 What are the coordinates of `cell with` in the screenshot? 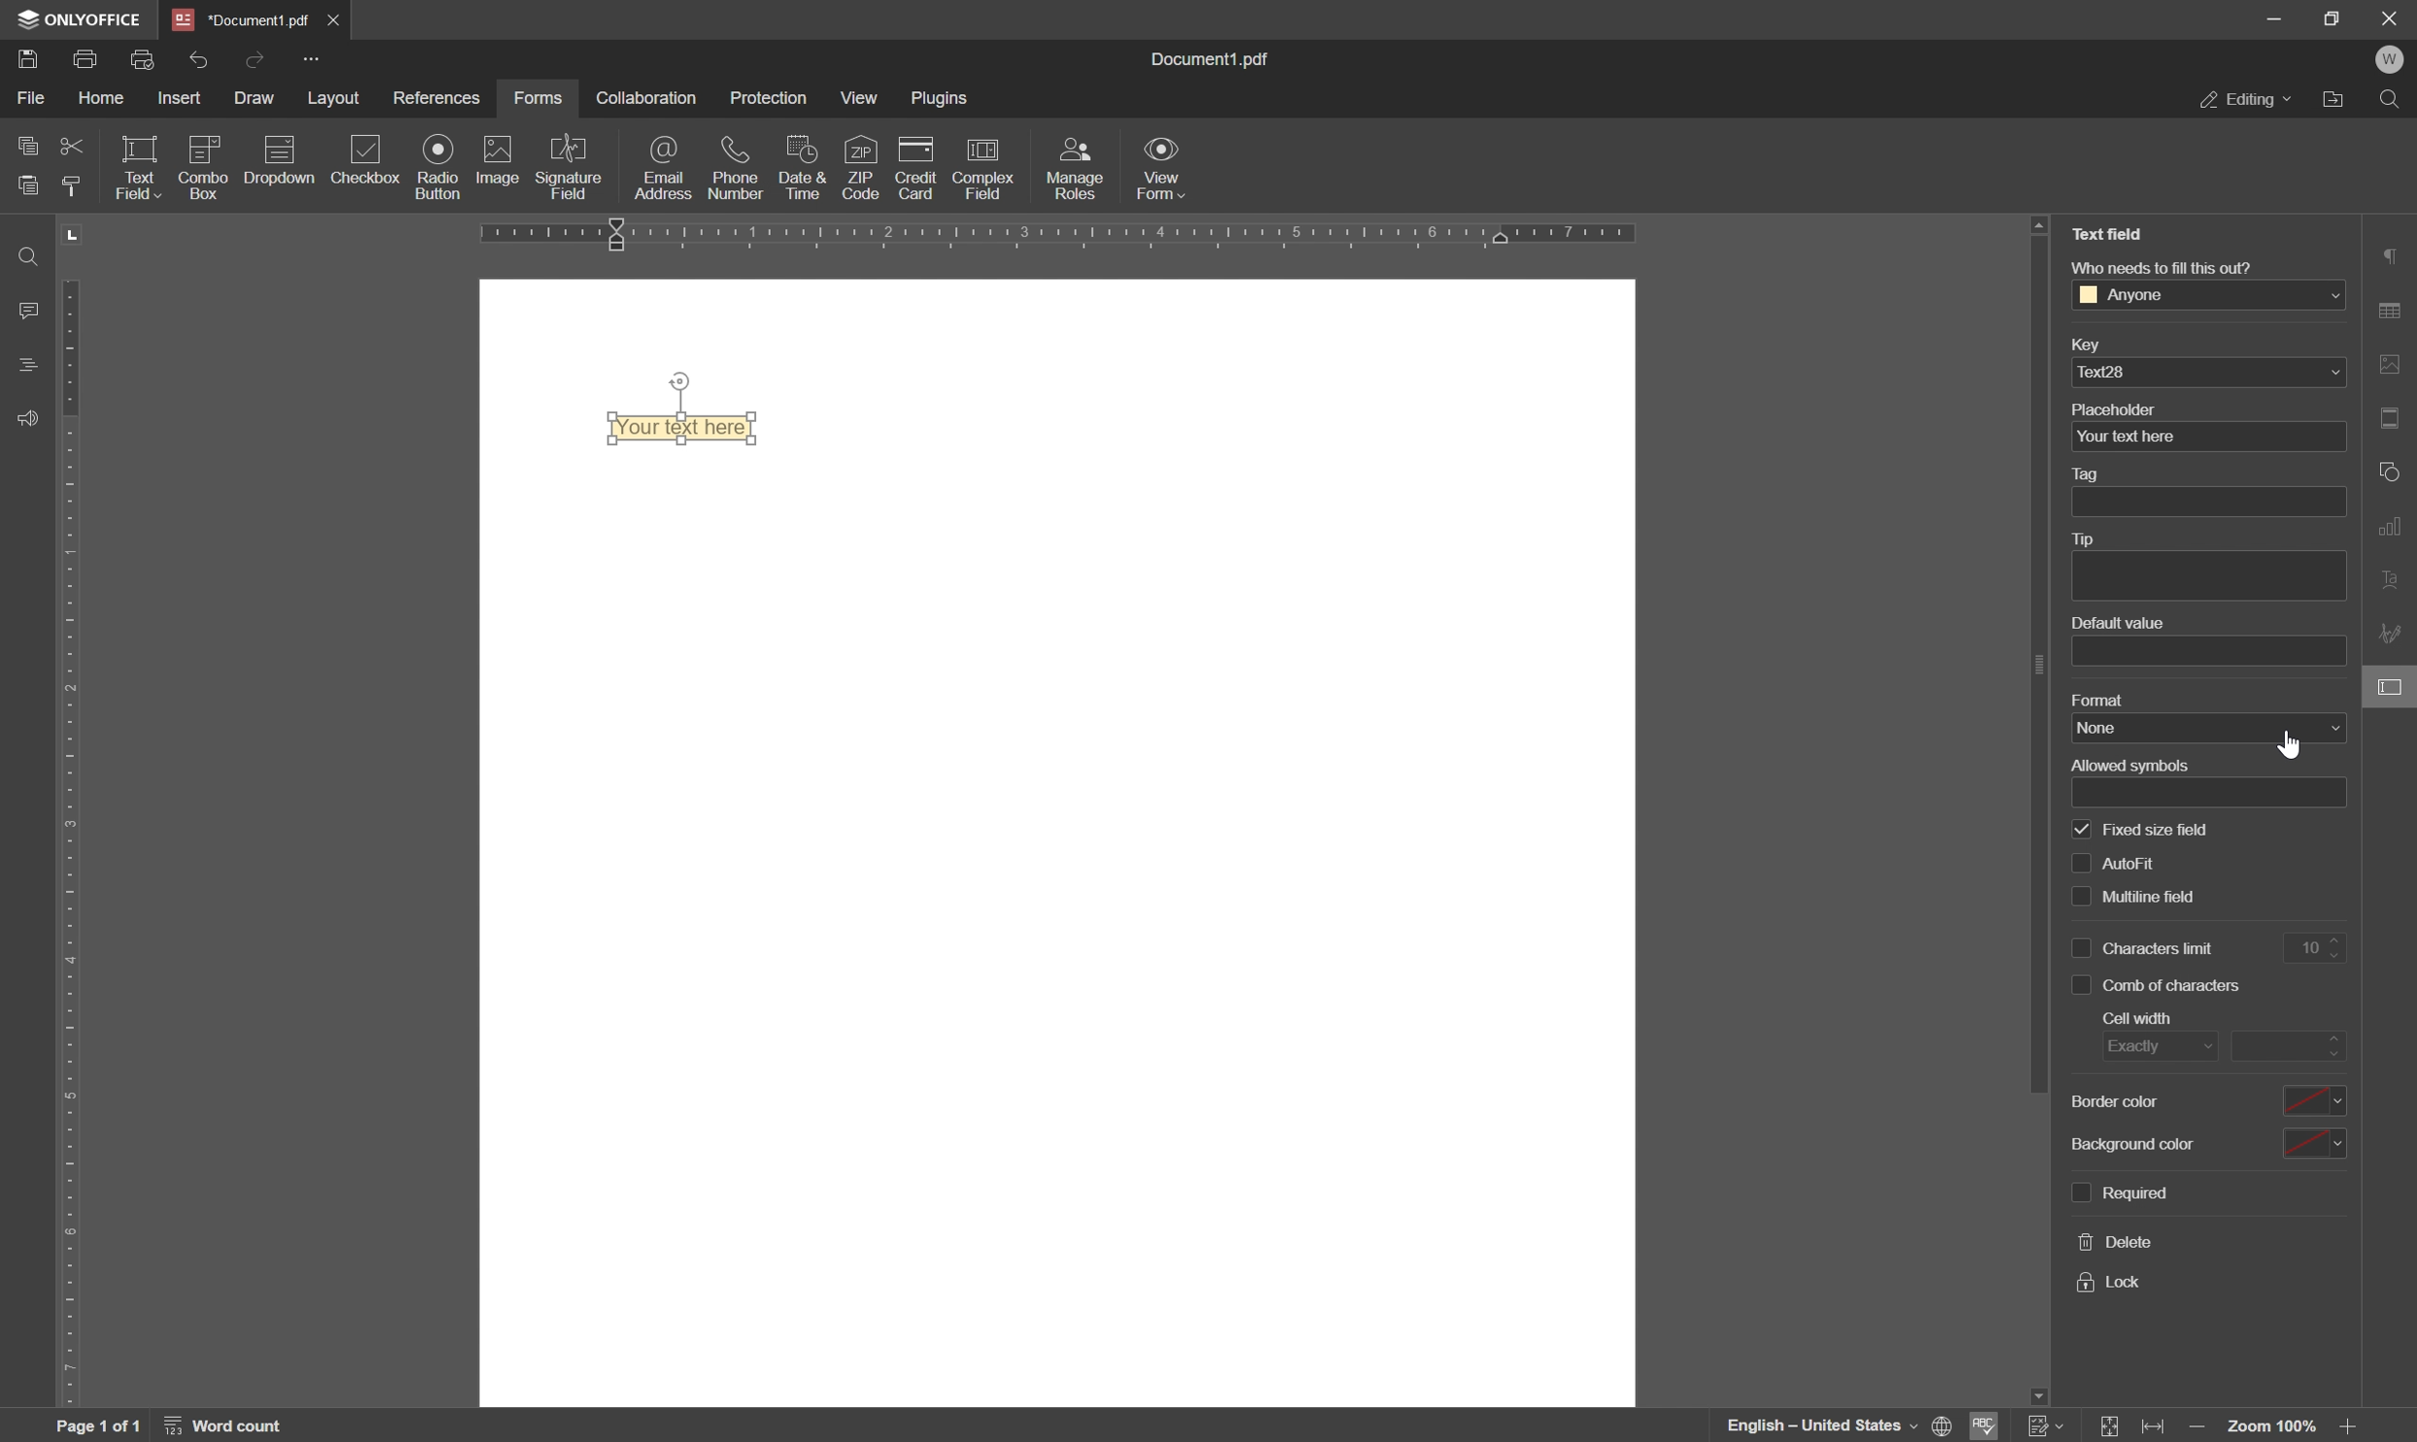 It's located at (2138, 1017).